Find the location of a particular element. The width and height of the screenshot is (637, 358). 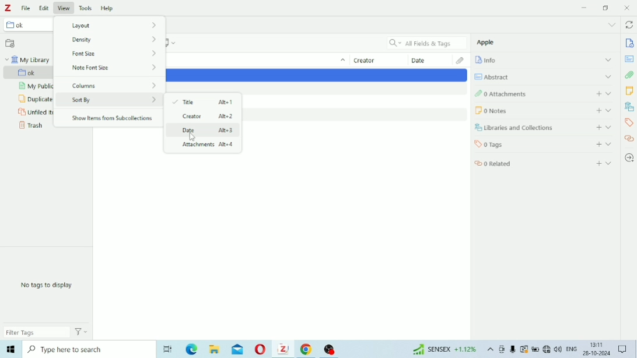

View is located at coordinates (64, 7).